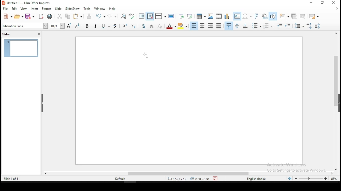 This screenshot has height=191, width=341. Describe the element at coordinates (219, 16) in the screenshot. I see `insert video` at that location.